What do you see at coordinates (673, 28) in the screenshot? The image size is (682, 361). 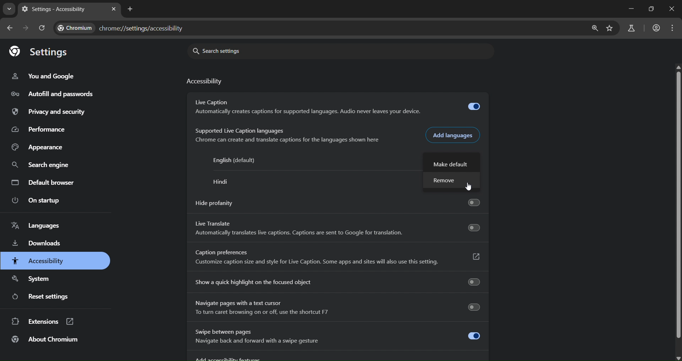 I see `menu` at bounding box center [673, 28].